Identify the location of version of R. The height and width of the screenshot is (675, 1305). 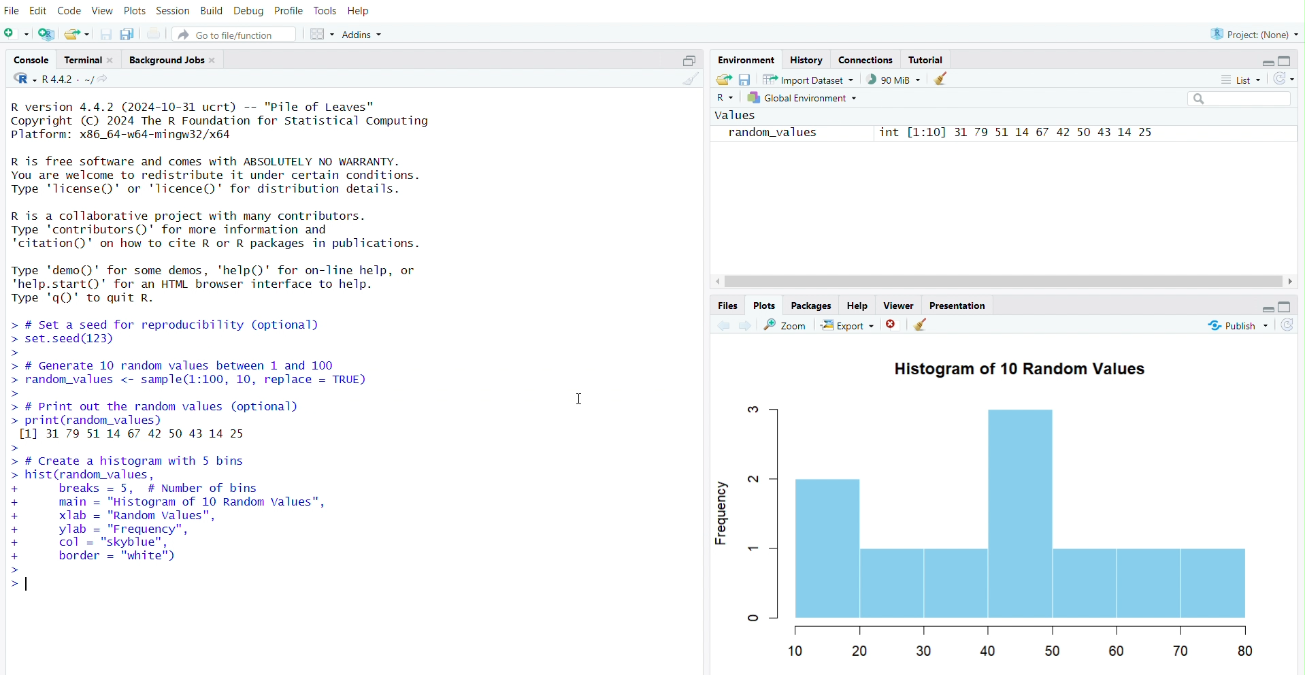
(249, 119).